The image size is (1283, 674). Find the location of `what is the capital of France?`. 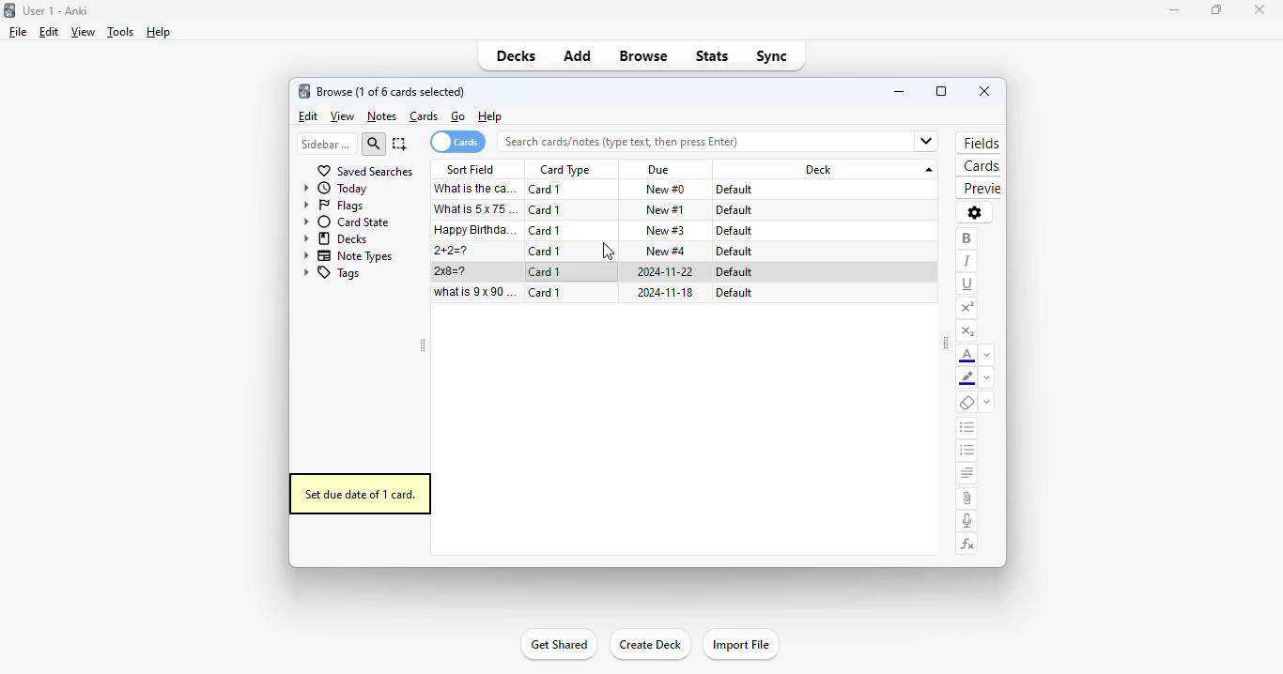

what is the capital of France? is located at coordinates (475, 189).